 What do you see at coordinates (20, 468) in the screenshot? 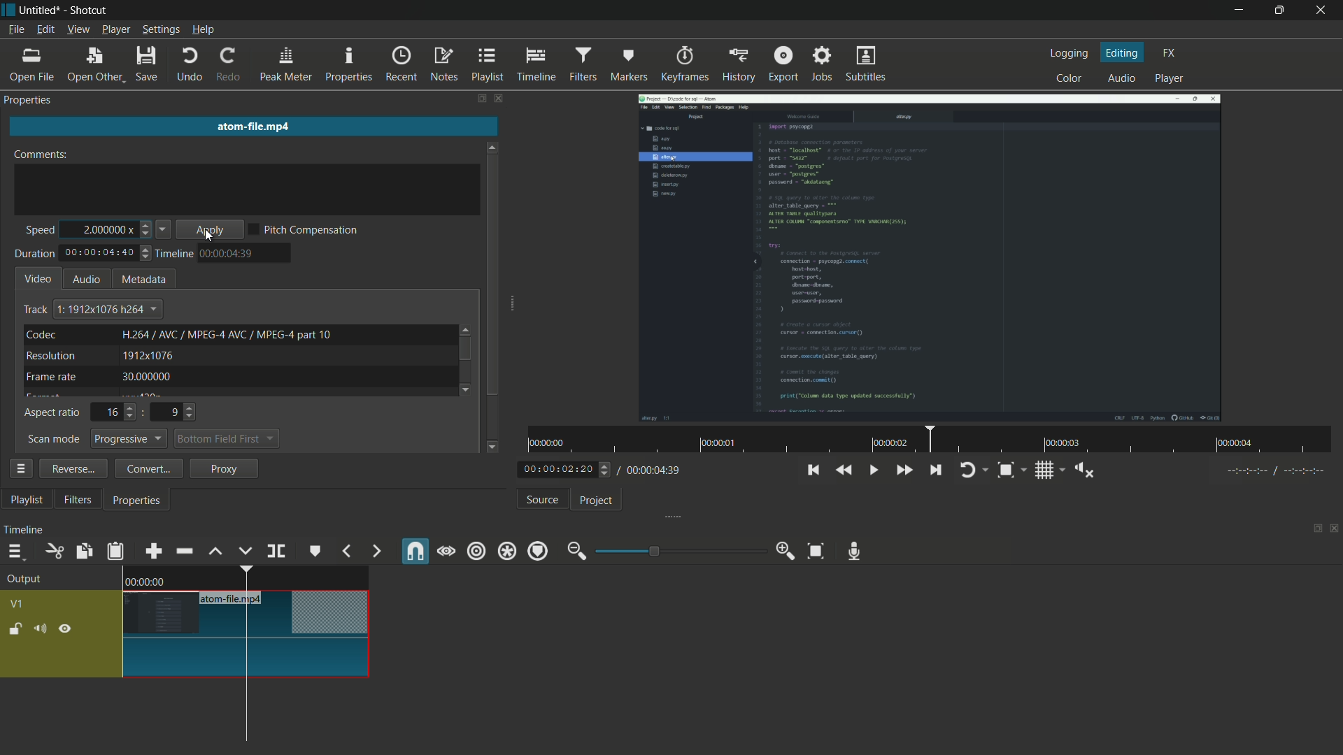
I see `properties menu` at bounding box center [20, 468].